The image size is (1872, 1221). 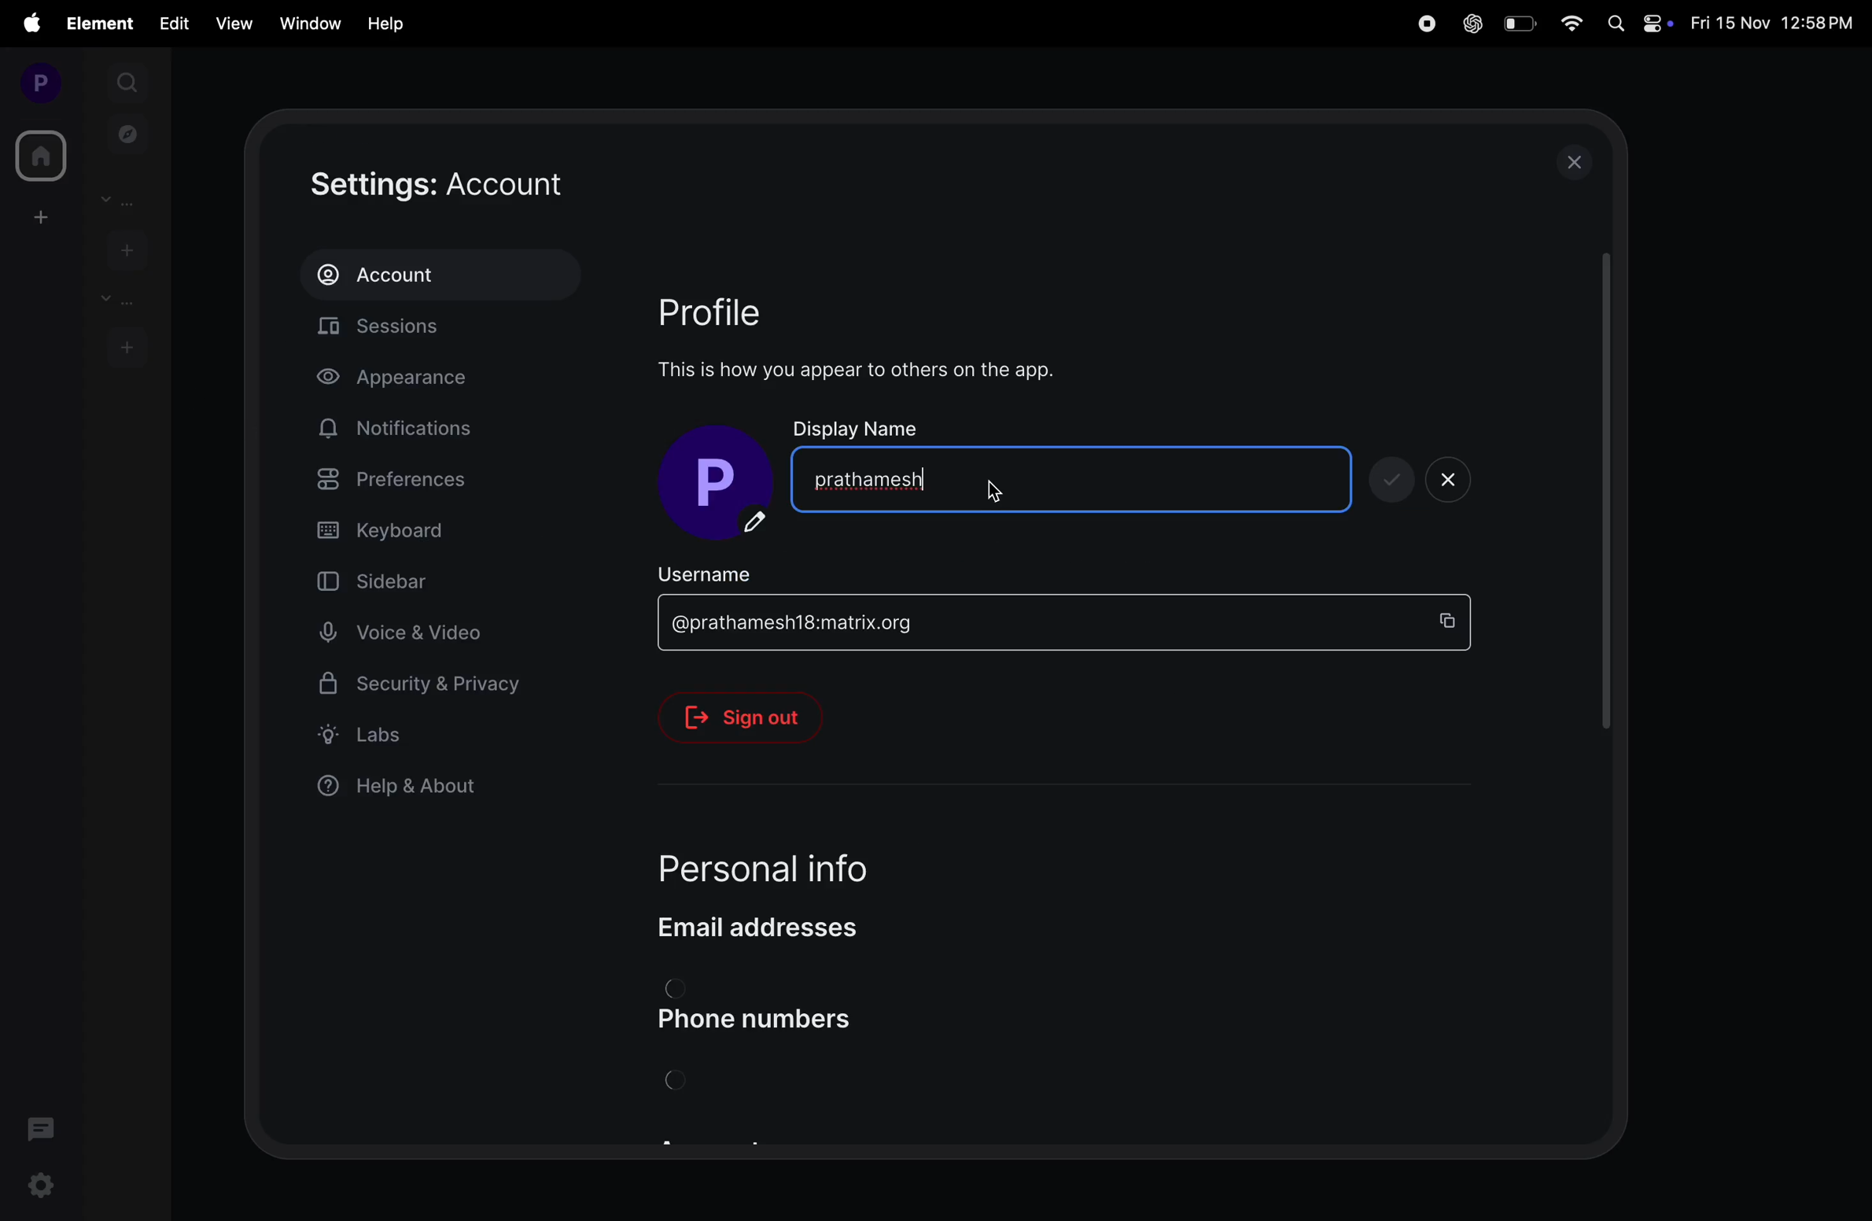 I want to click on name, so click(x=1135, y=478).